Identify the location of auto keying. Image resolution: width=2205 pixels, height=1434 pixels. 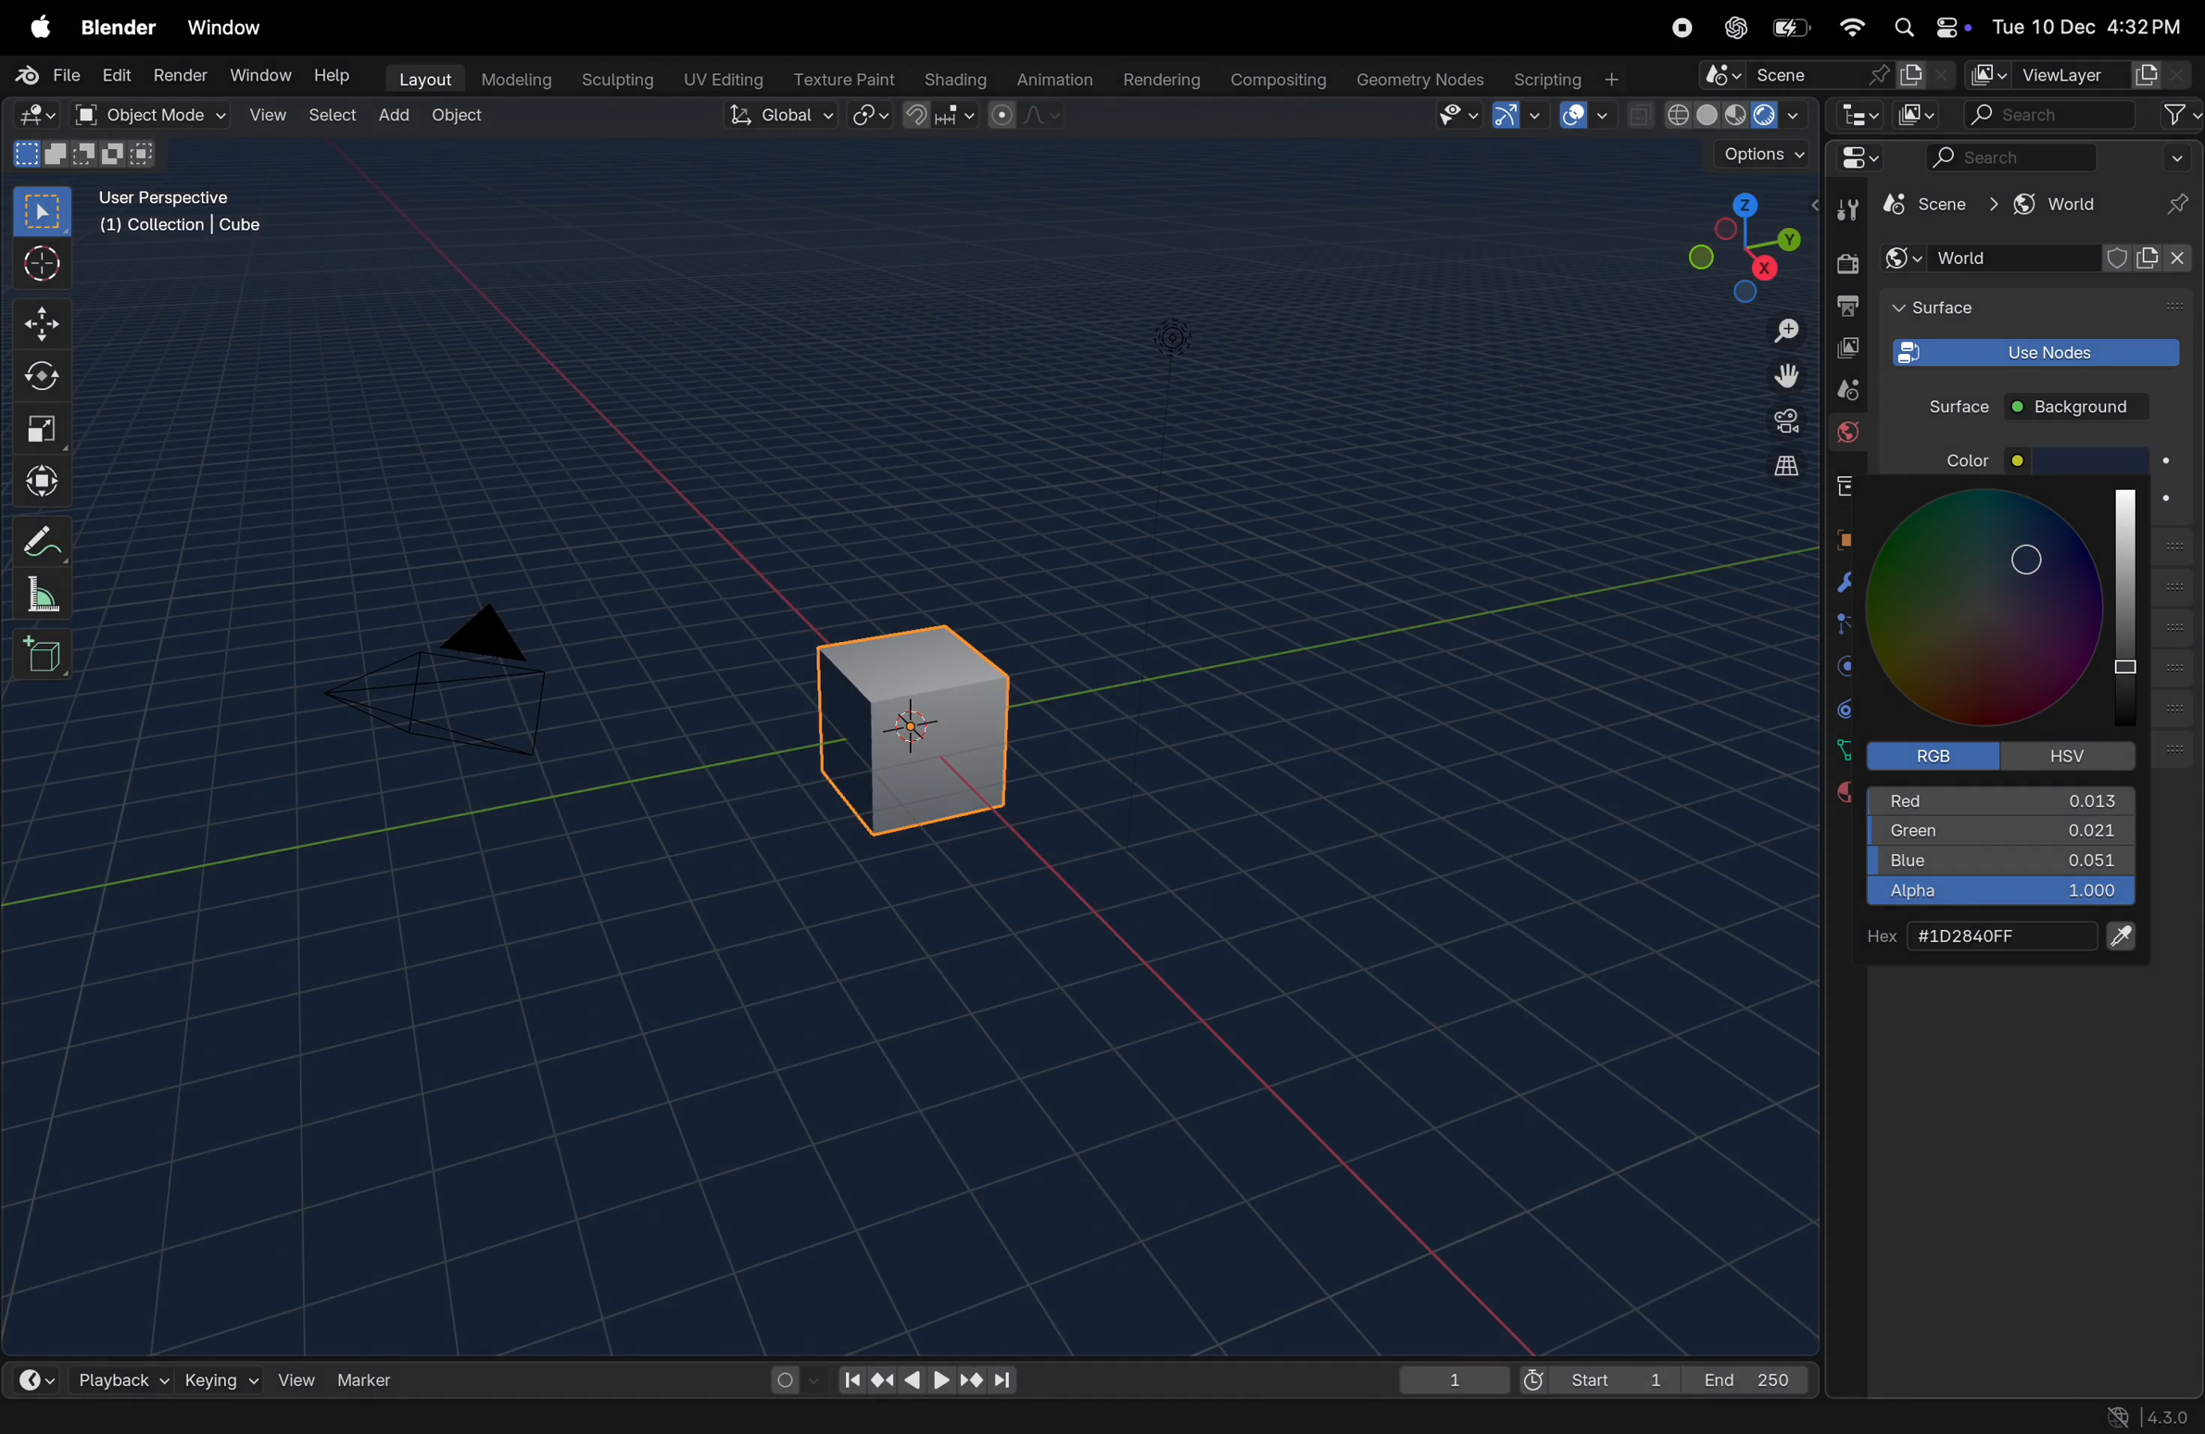
(791, 1378).